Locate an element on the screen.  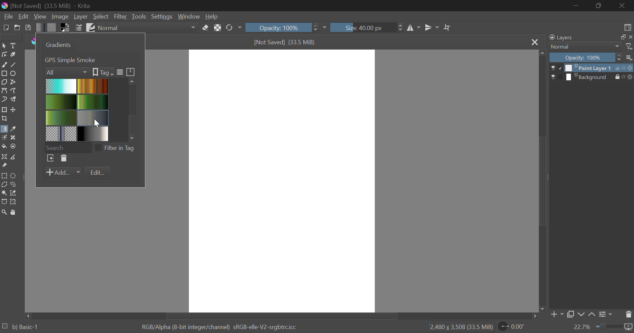
Delete Layer is located at coordinates (629, 314).